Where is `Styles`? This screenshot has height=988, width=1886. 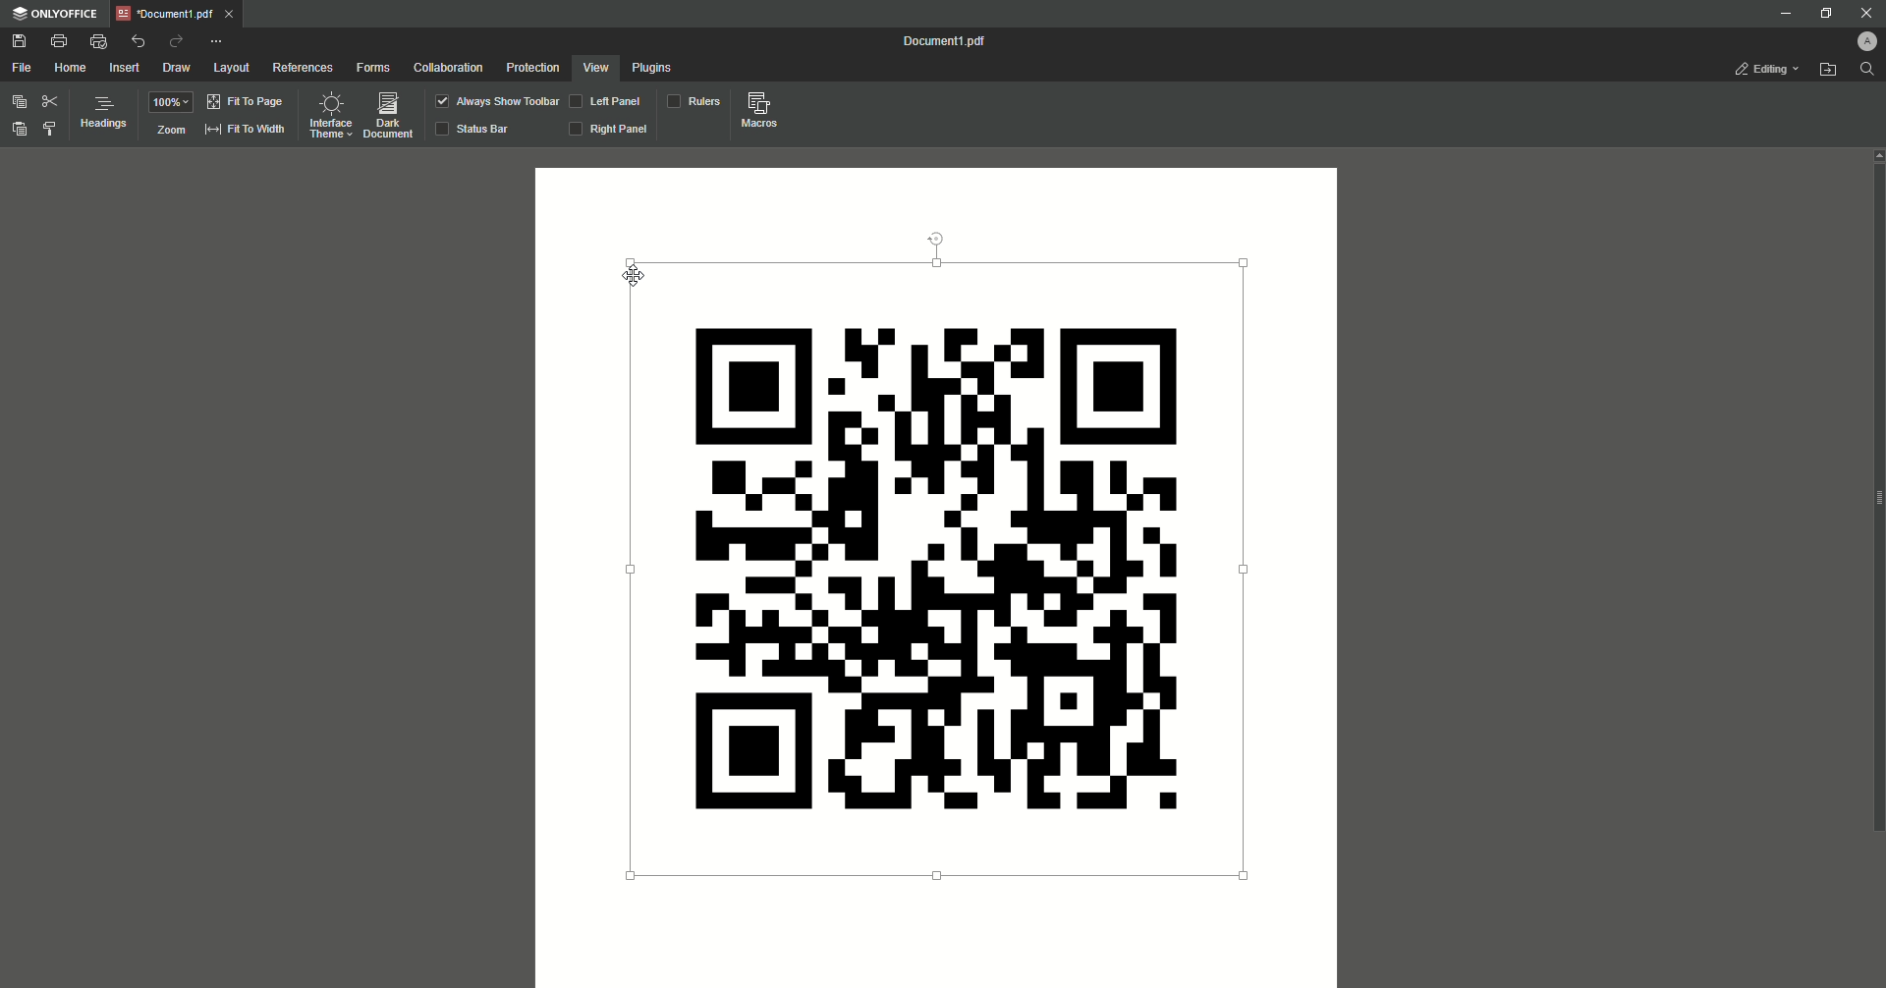 Styles is located at coordinates (49, 129).